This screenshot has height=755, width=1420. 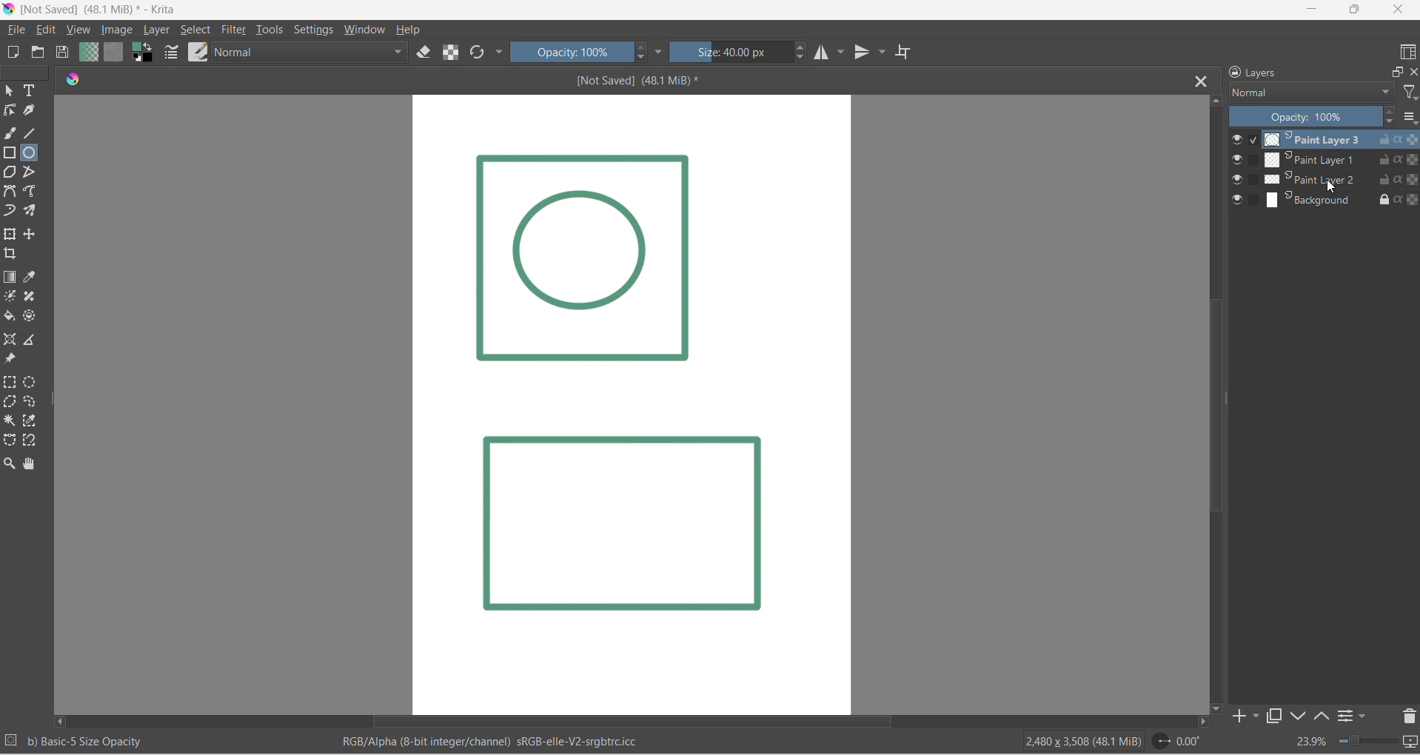 What do you see at coordinates (1202, 723) in the screenshot?
I see `move right` at bounding box center [1202, 723].